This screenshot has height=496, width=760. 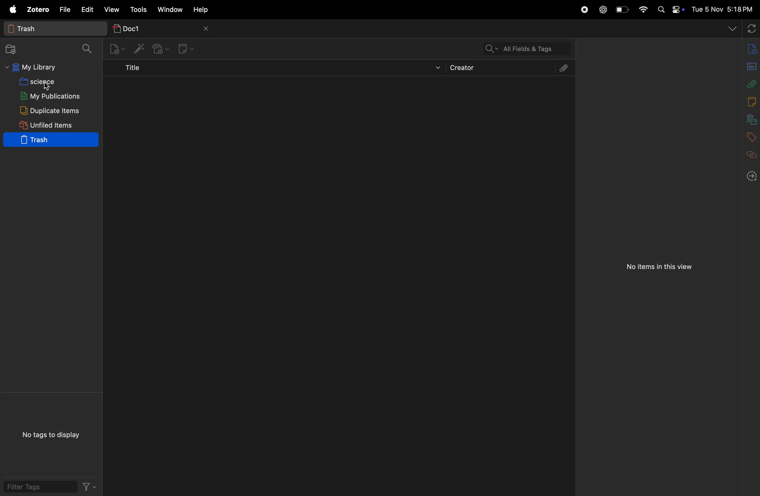 What do you see at coordinates (137, 48) in the screenshot?
I see `add items` at bounding box center [137, 48].